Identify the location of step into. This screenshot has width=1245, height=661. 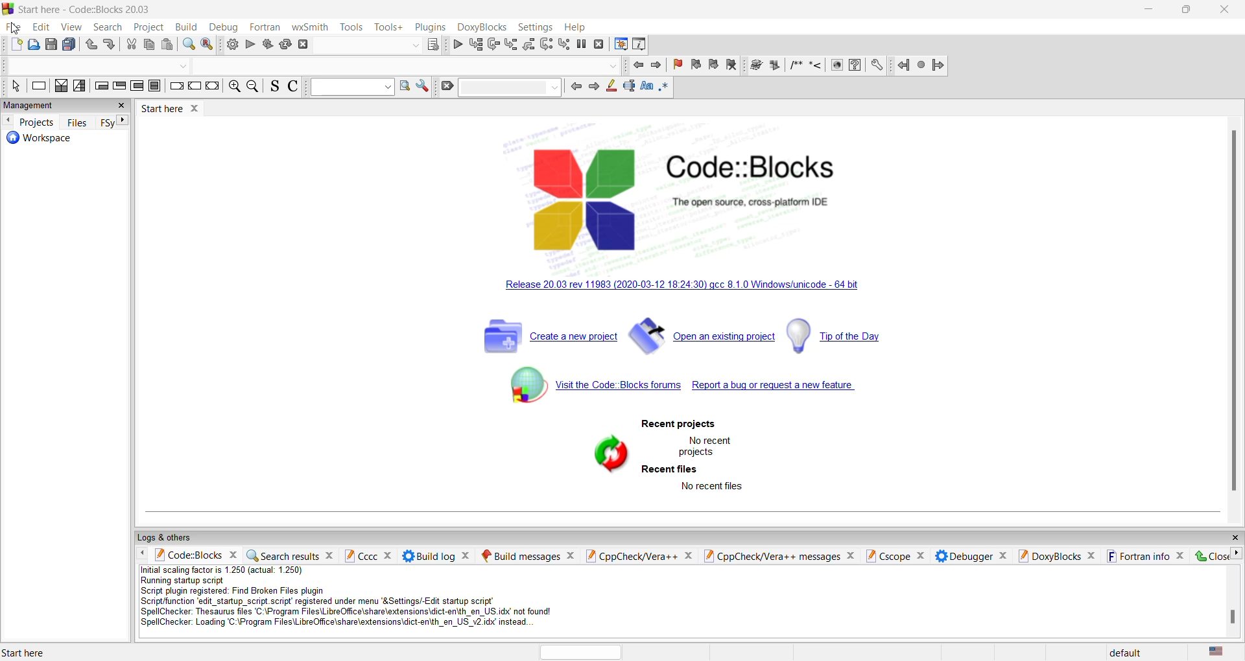
(512, 44).